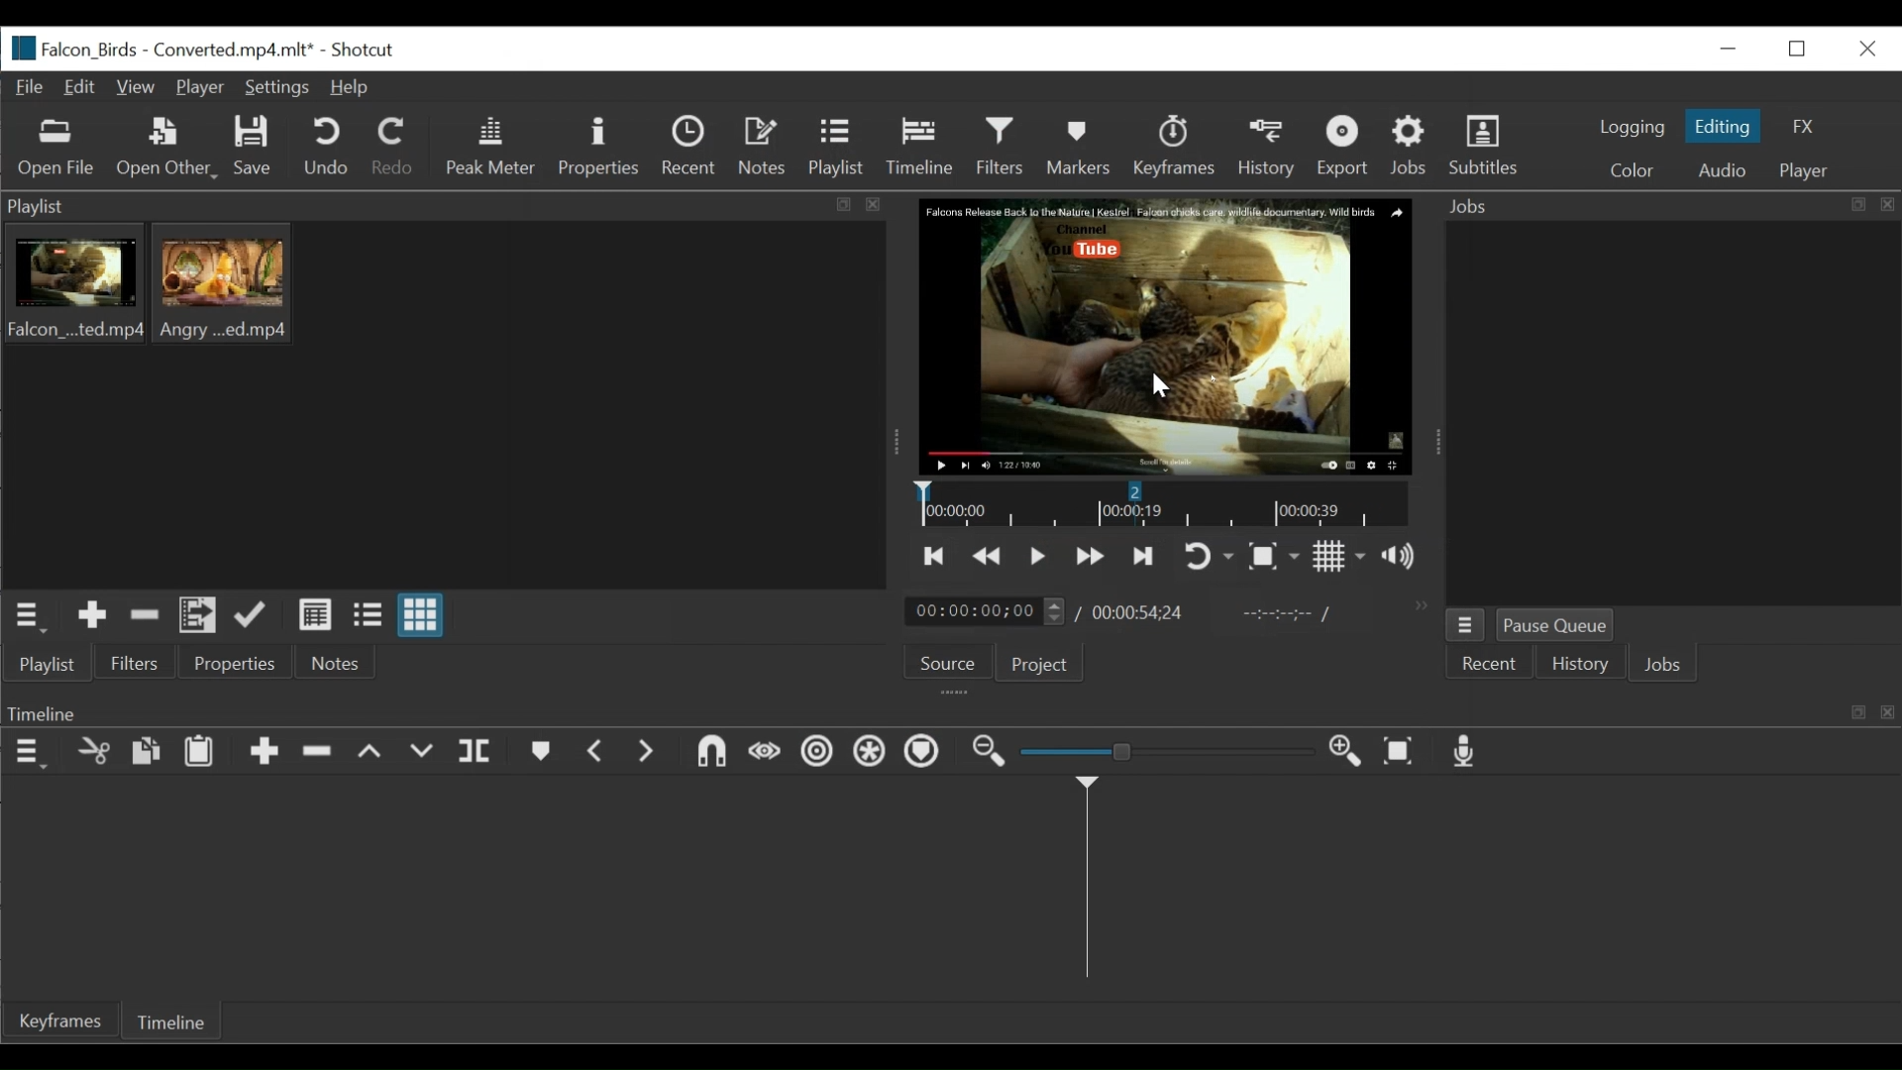  What do you see at coordinates (1164, 753) in the screenshot?
I see `Adjust Zoom timeline Slider` at bounding box center [1164, 753].